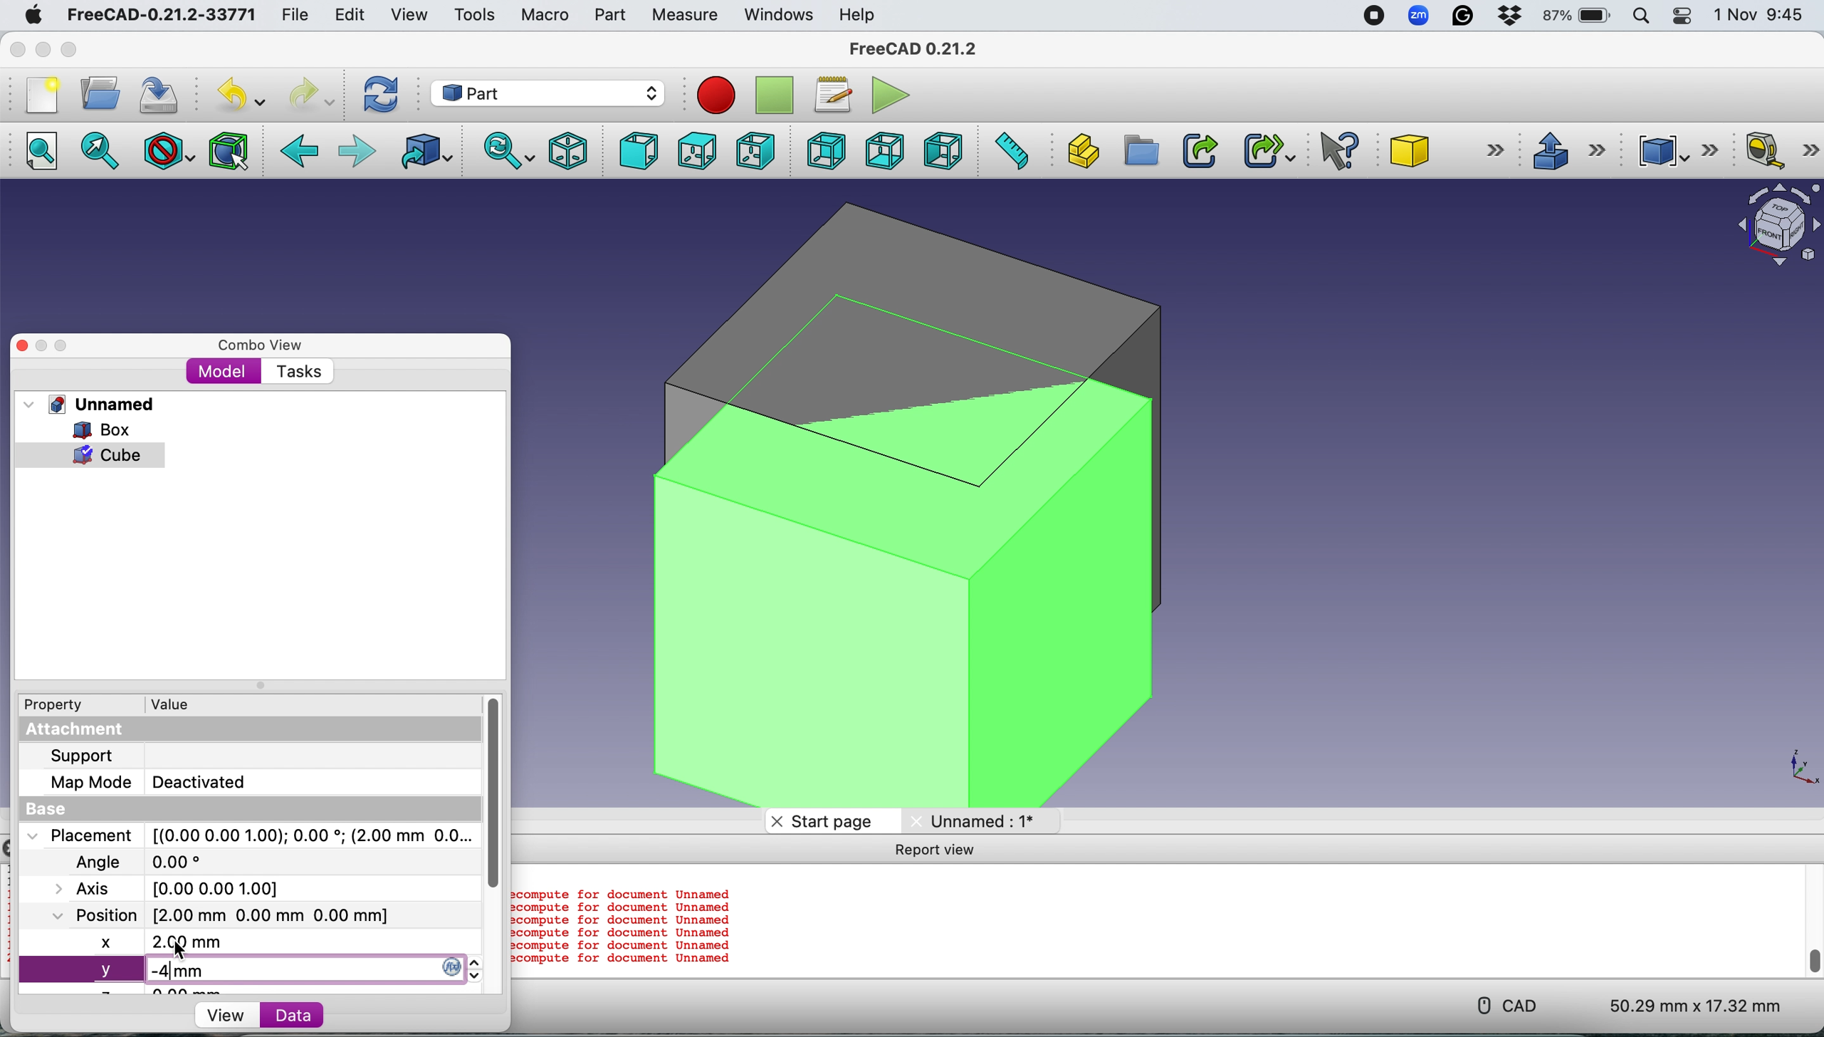  I want to click on Attachment, so click(79, 731).